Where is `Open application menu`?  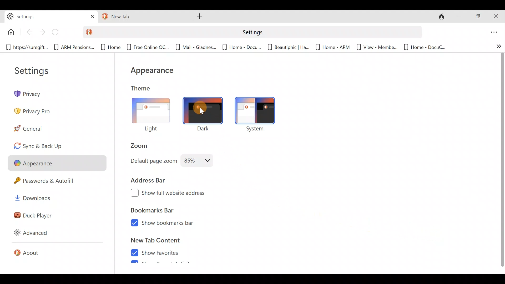 Open application menu is located at coordinates (495, 32).